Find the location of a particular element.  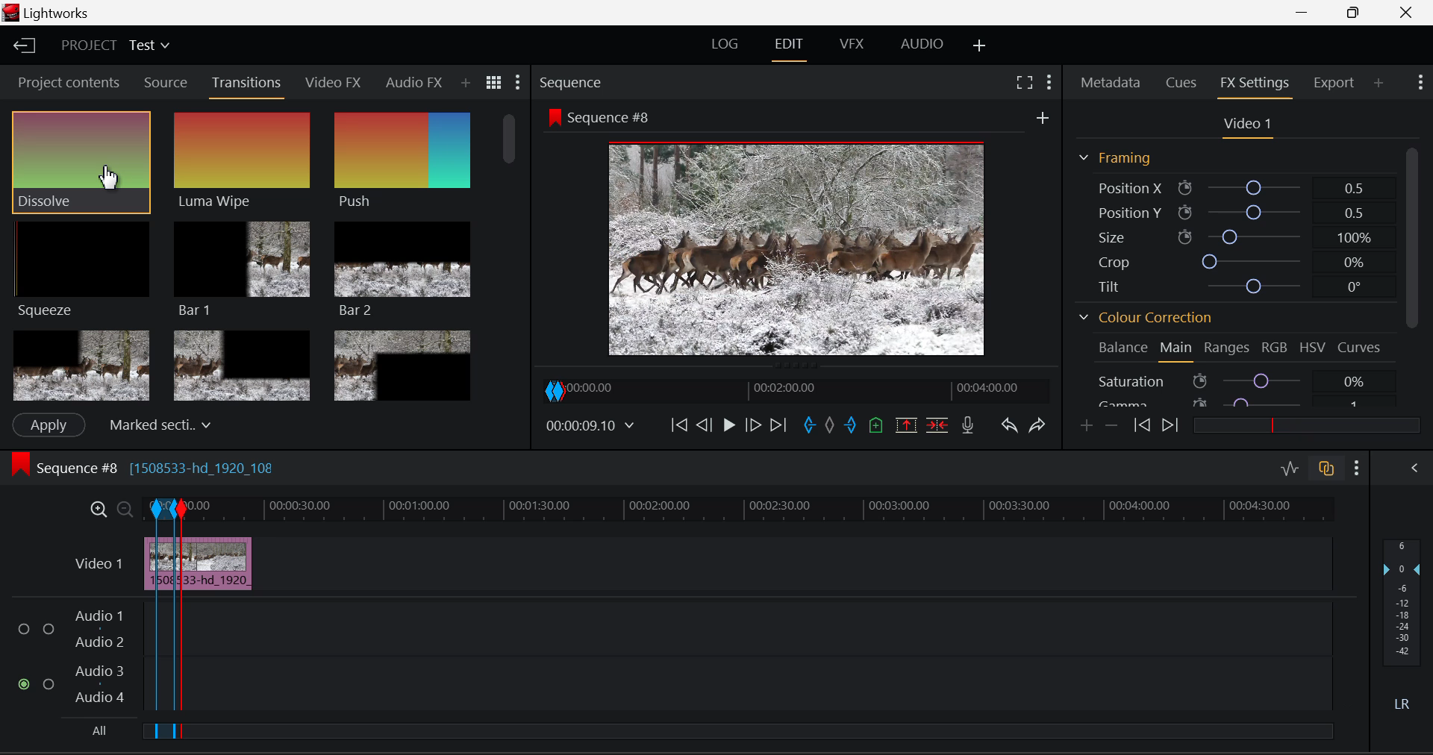

Toggle between list and title view is located at coordinates (494, 83).